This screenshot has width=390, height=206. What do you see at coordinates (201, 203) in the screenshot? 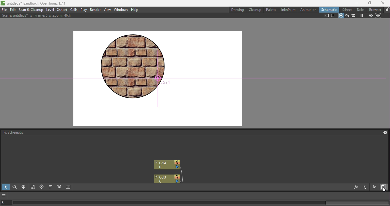
I see `Horizontal scroll bar` at bounding box center [201, 203].